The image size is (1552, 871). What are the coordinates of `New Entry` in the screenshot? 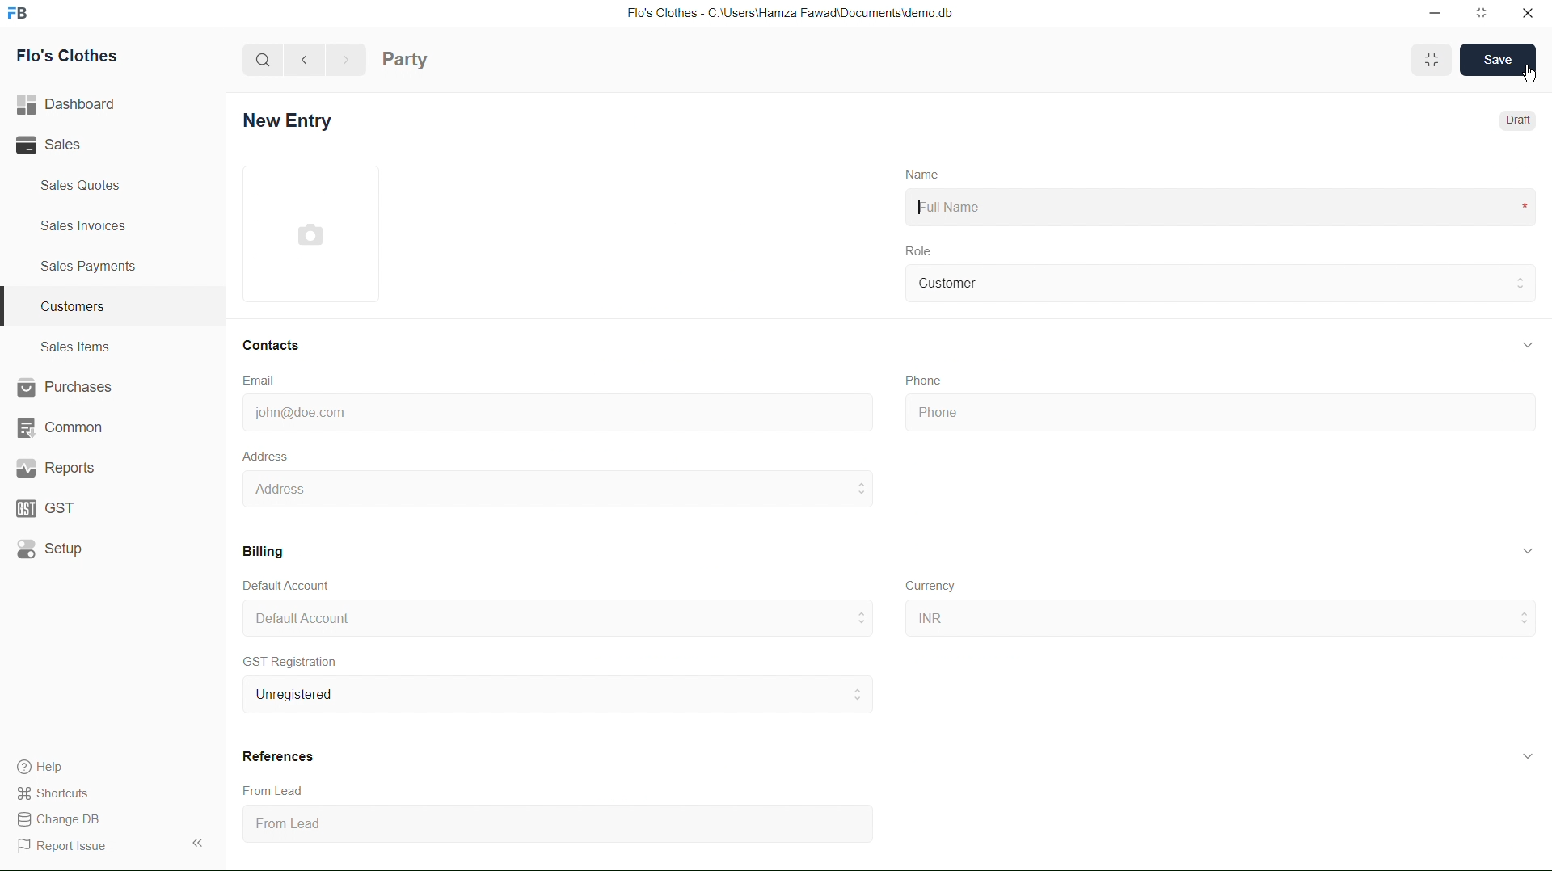 It's located at (289, 120).